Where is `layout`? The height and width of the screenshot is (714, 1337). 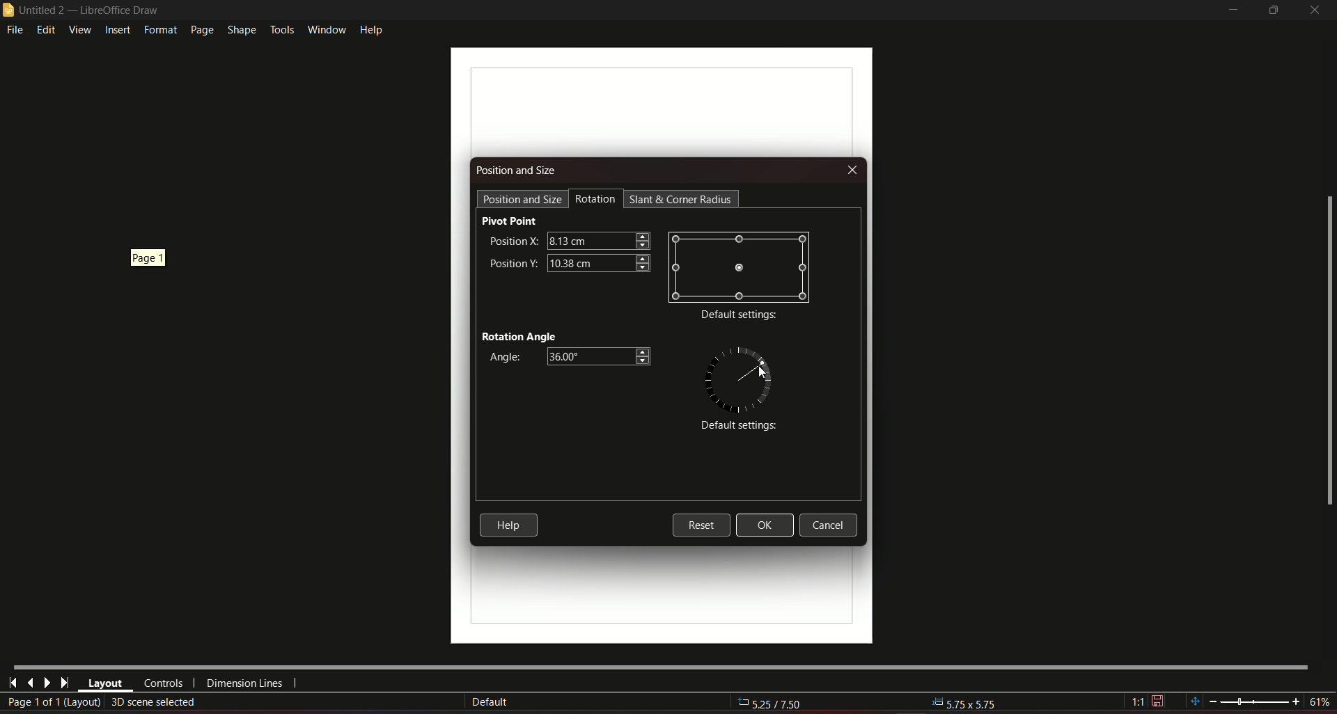
layout is located at coordinates (105, 684).